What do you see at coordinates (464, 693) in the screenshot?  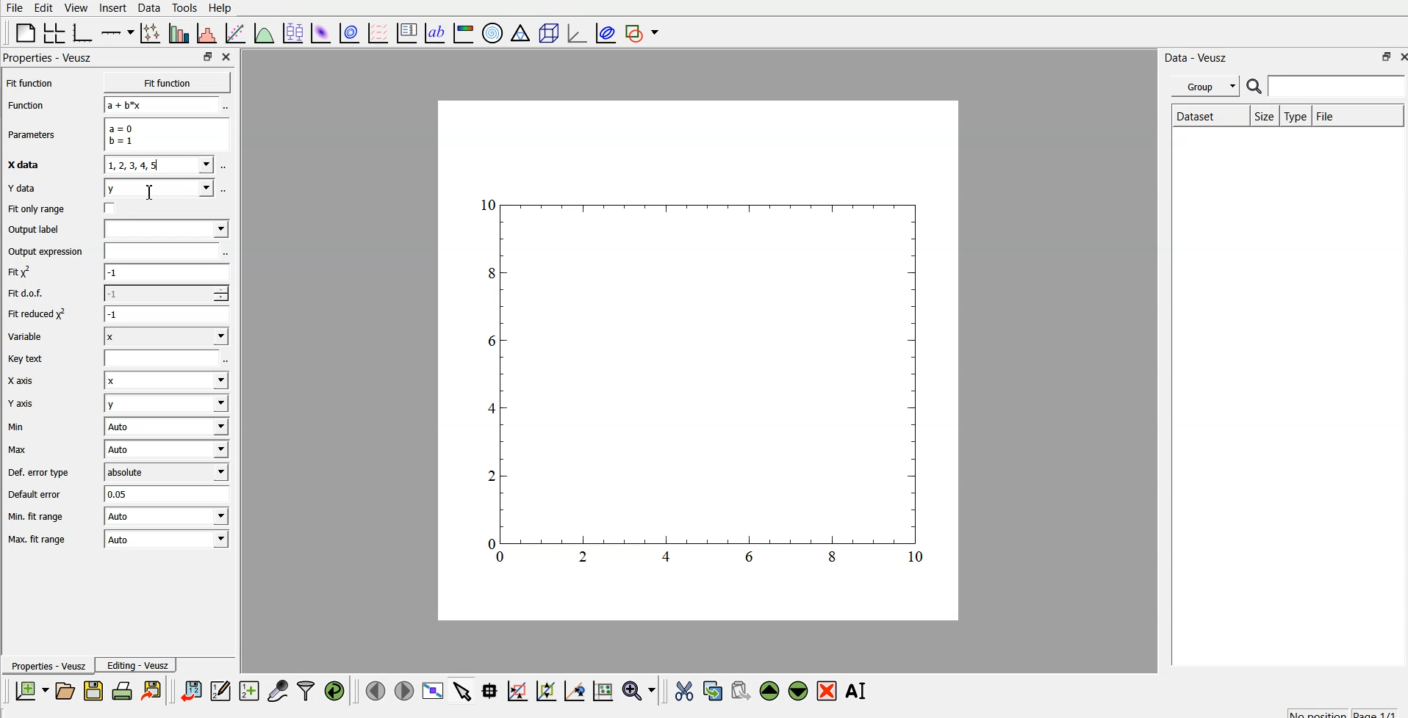 I see `select items from graph` at bounding box center [464, 693].